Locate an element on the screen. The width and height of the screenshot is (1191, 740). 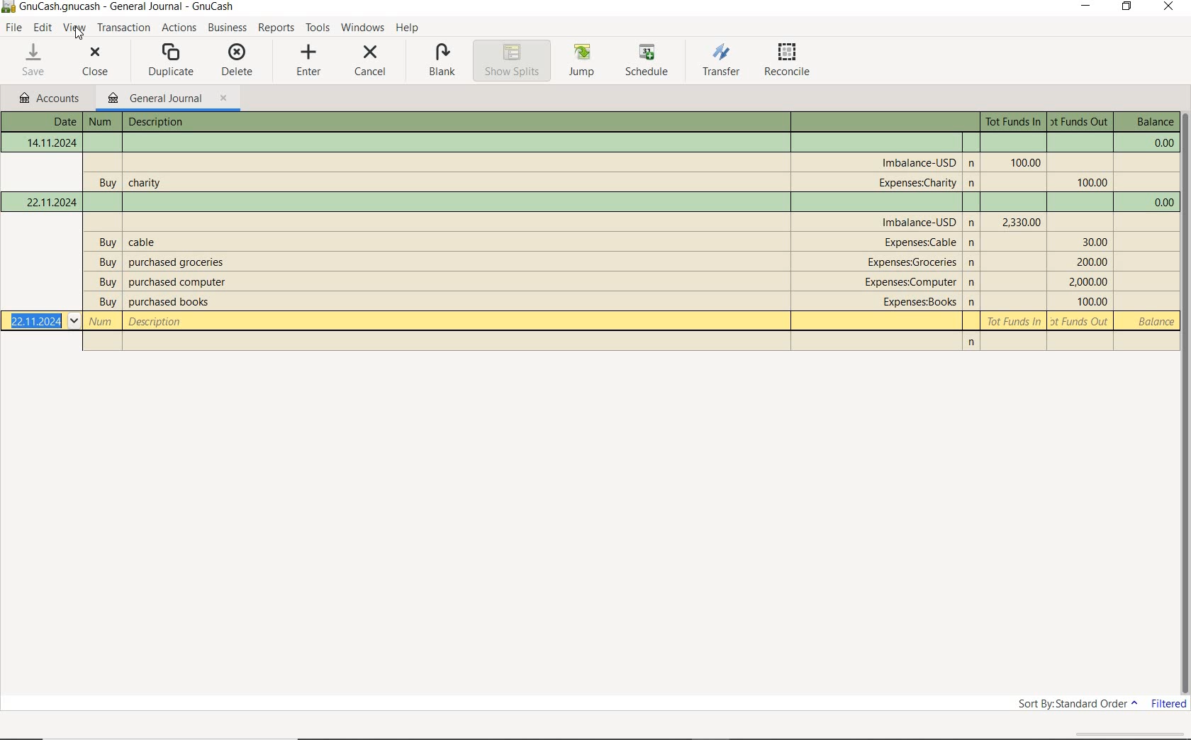
Tot Funds Out is located at coordinates (1092, 183).